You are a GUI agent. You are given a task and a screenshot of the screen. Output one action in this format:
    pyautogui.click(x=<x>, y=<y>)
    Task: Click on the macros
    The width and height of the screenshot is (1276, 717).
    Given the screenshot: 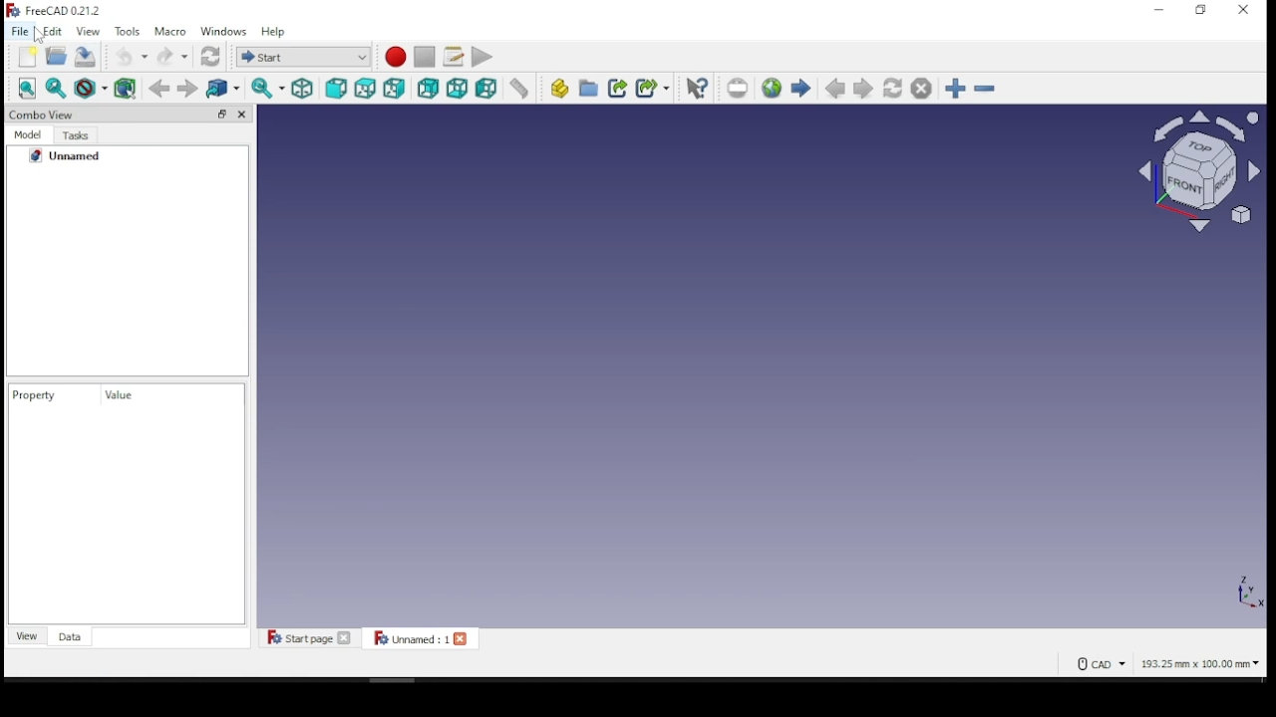 What is the action you would take?
    pyautogui.click(x=453, y=56)
    